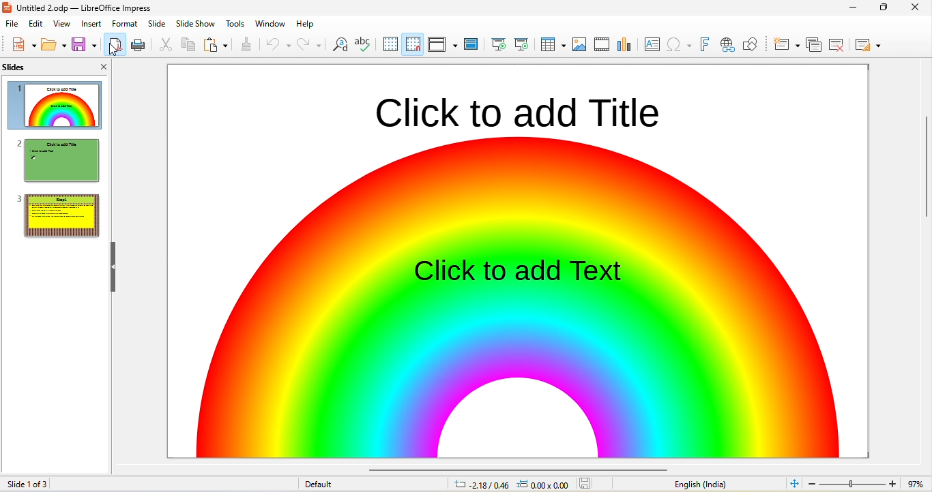 This screenshot has height=492, width=932. I want to click on format, so click(126, 24).